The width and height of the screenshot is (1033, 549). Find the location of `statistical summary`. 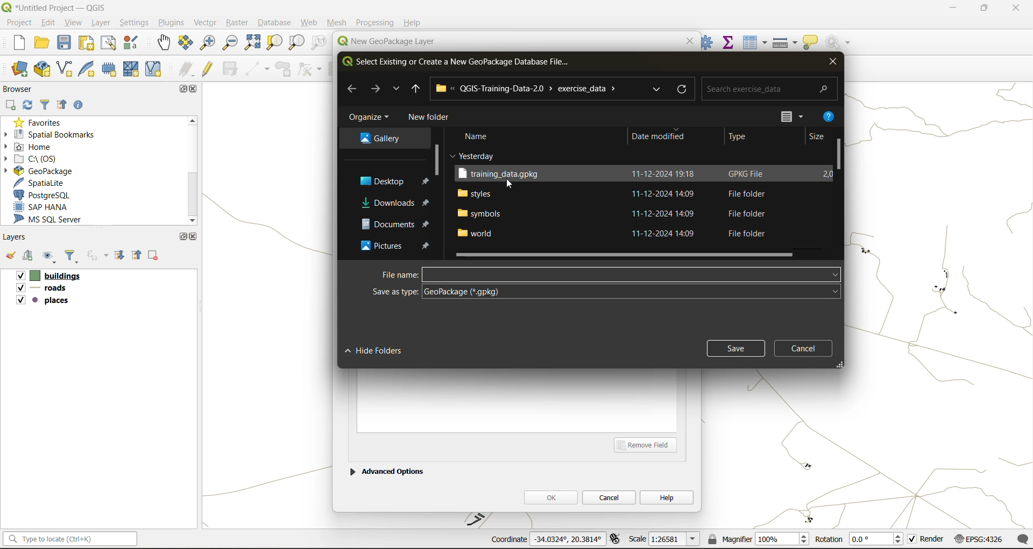

statistical summary is located at coordinates (729, 41).